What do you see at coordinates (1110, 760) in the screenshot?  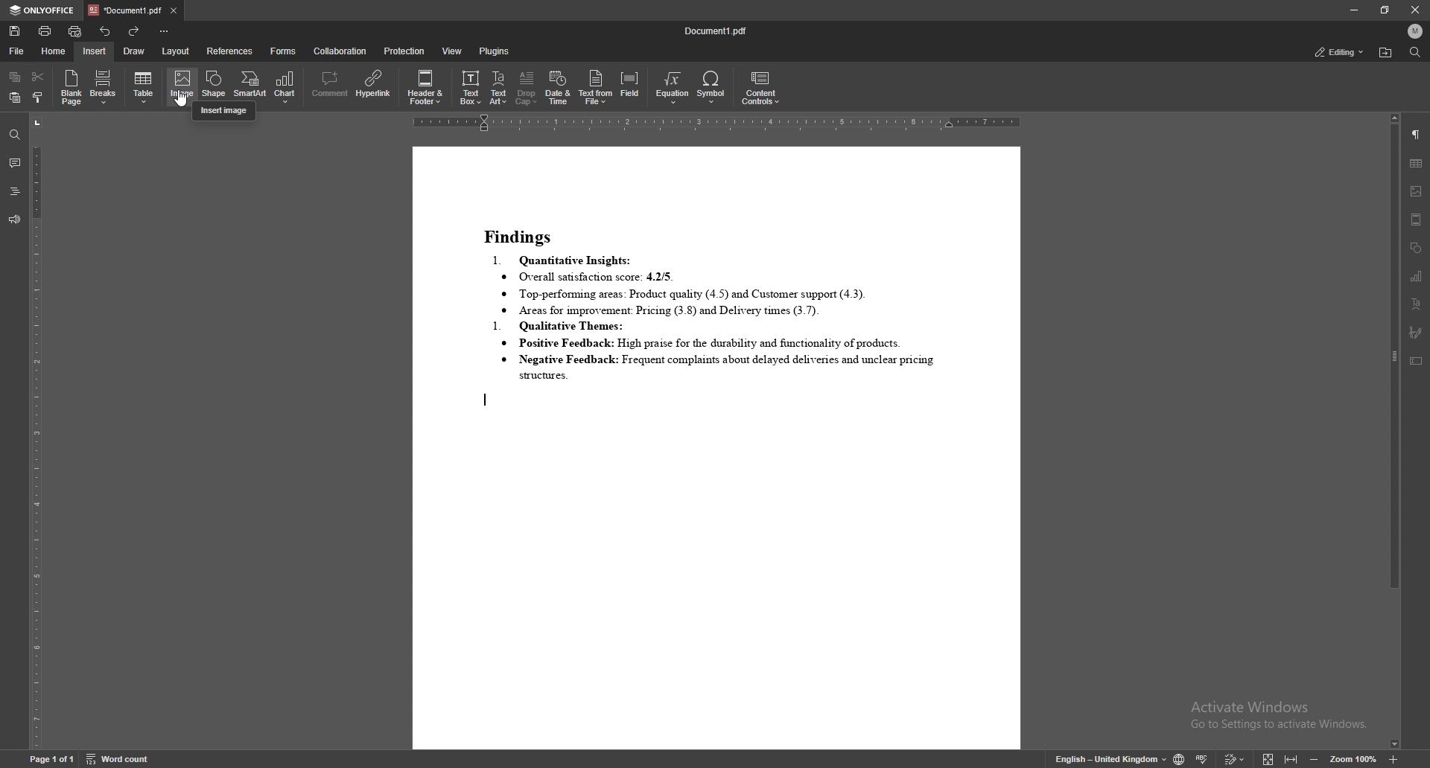 I see `change text language` at bounding box center [1110, 760].